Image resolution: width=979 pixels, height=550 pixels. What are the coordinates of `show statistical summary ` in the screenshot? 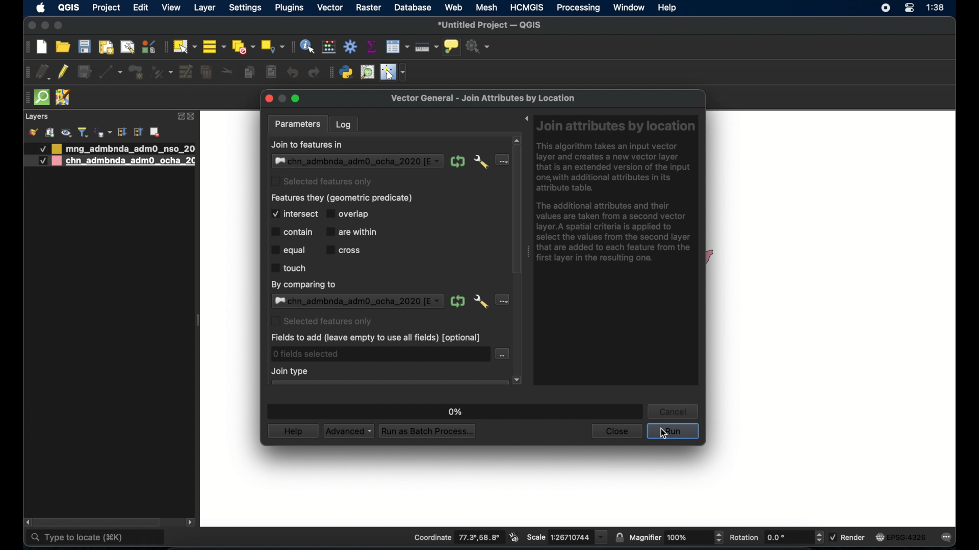 It's located at (373, 46).